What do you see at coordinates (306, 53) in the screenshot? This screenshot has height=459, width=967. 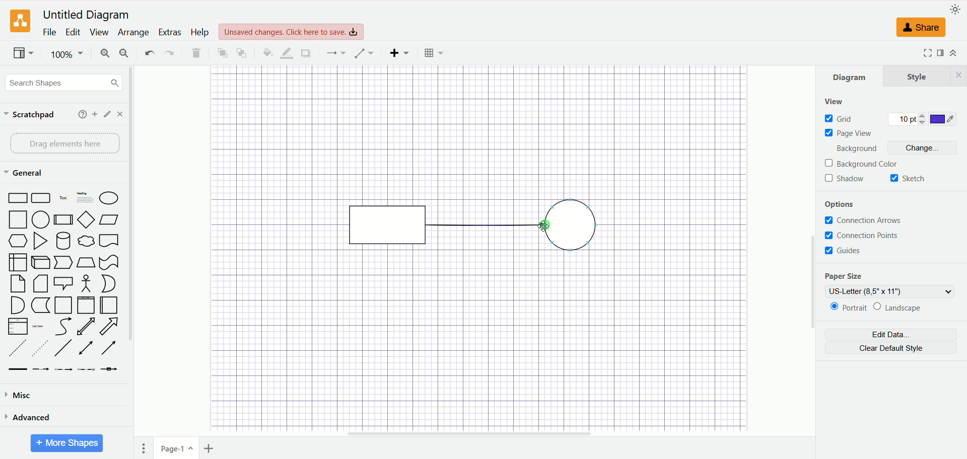 I see `shadow` at bounding box center [306, 53].